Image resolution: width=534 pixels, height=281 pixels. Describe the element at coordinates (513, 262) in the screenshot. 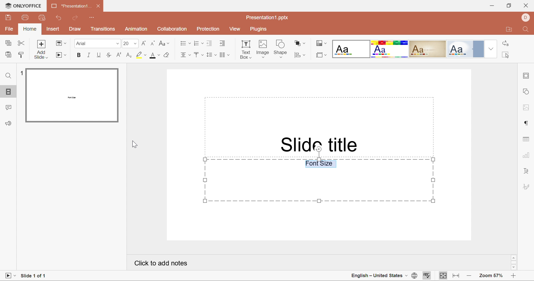

I see `Scroll Bar` at that location.